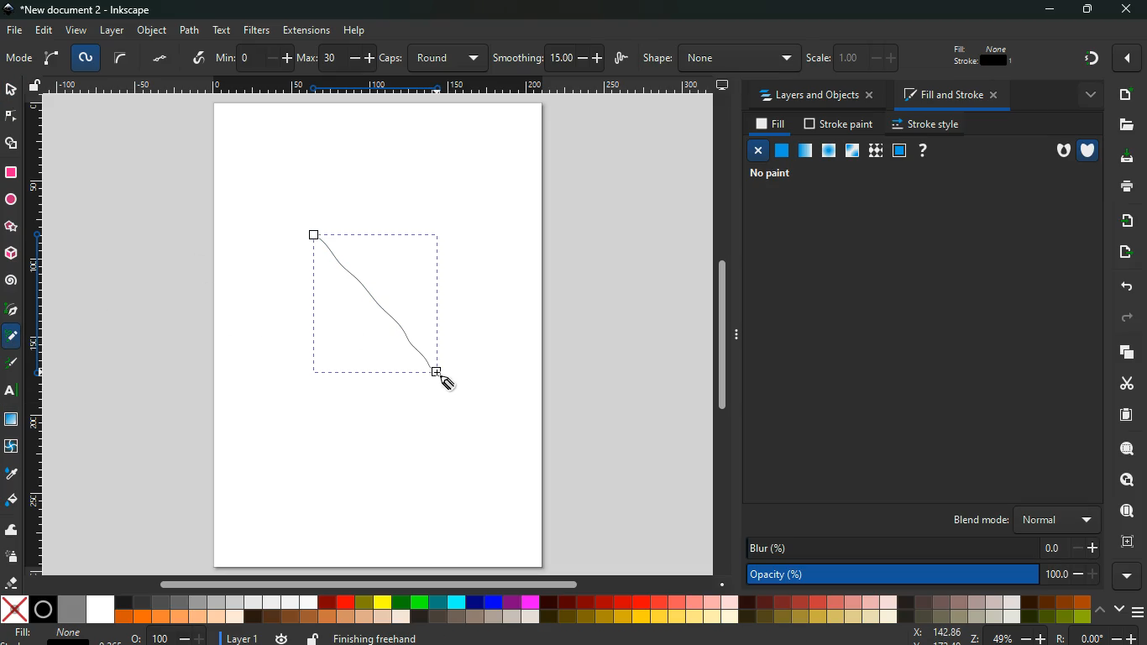 The image size is (1147, 645). What do you see at coordinates (86, 59) in the screenshot?
I see `spyro path` at bounding box center [86, 59].